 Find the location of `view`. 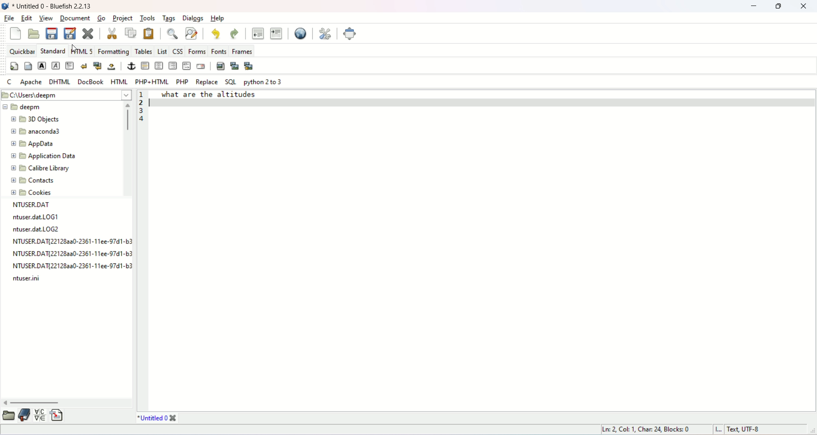

view is located at coordinates (47, 19).